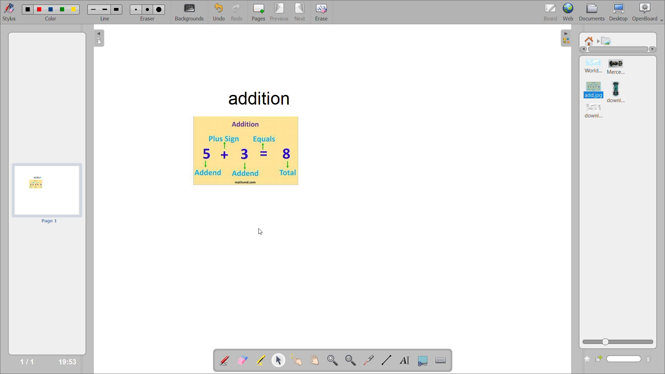  Describe the element at coordinates (68, 360) in the screenshot. I see `timestamp` at that location.